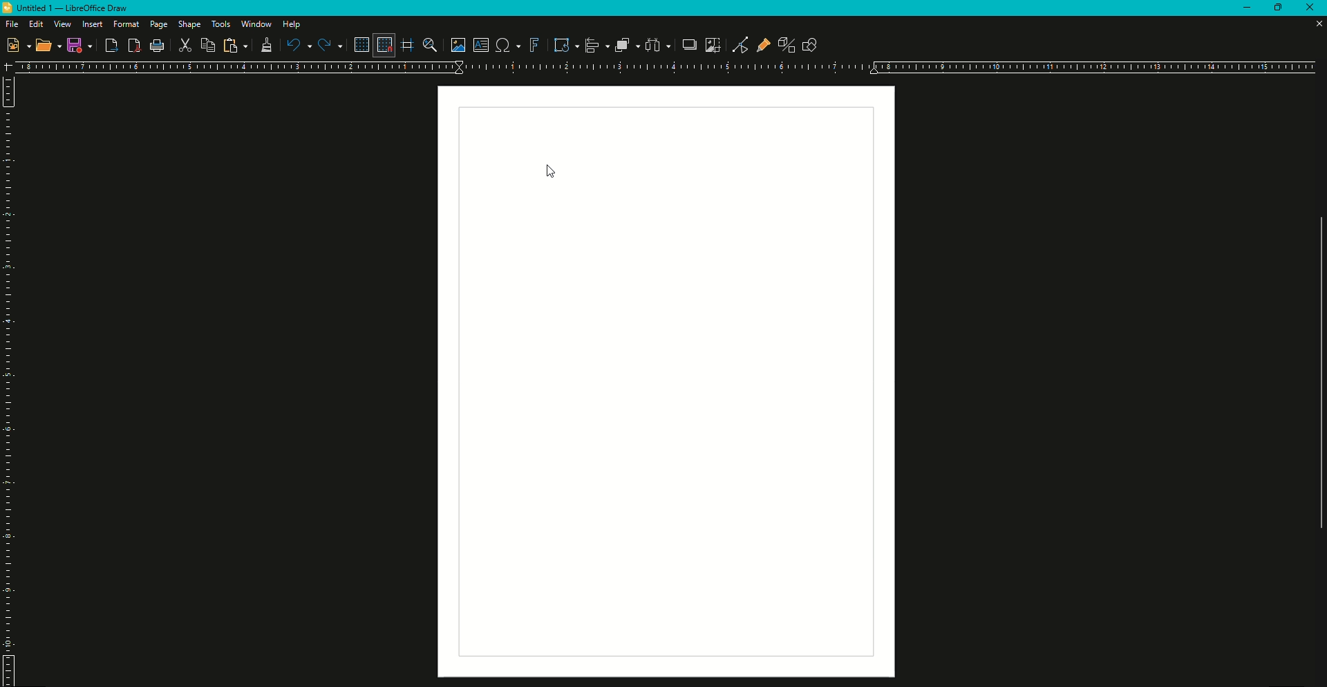 This screenshot has height=687, width=1327. I want to click on Helplines, so click(406, 44).